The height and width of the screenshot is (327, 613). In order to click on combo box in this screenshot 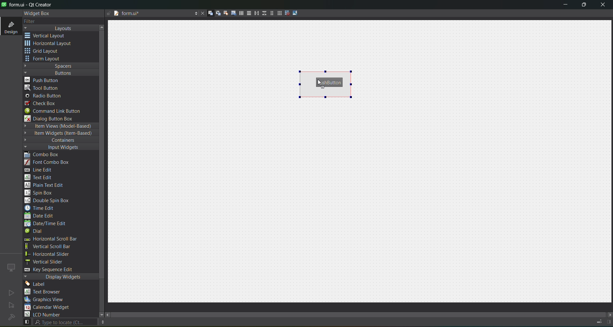, I will do `click(46, 155)`.